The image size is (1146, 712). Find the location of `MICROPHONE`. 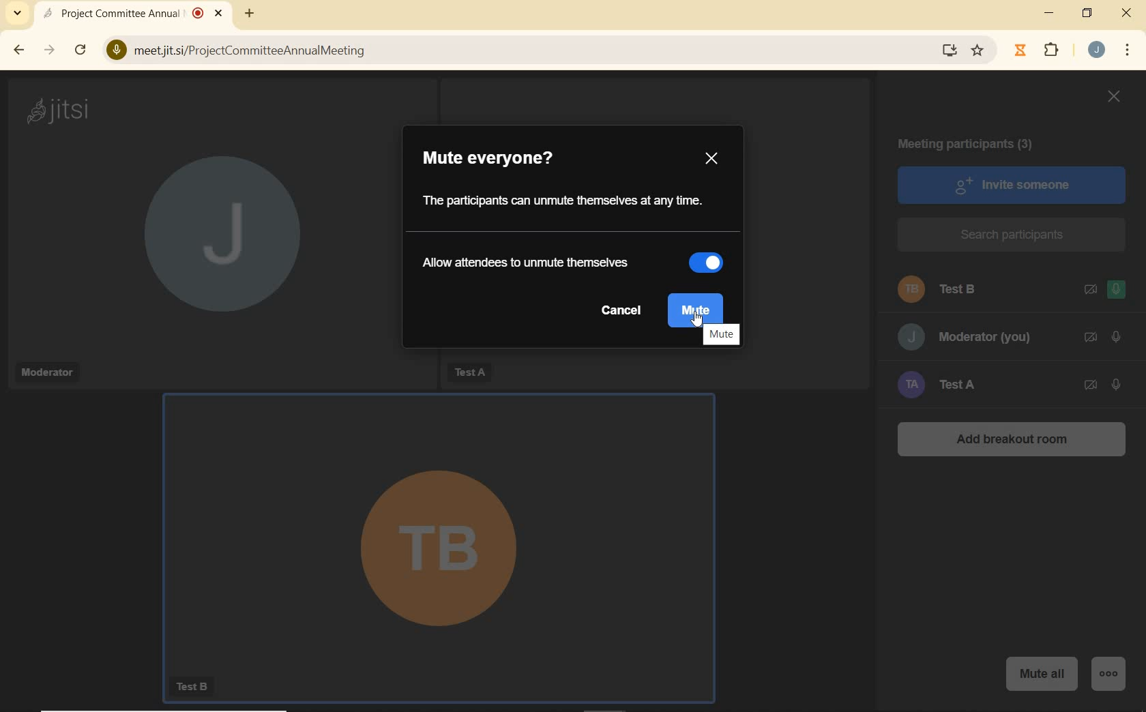

MICROPHONE is located at coordinates (1117, 291).